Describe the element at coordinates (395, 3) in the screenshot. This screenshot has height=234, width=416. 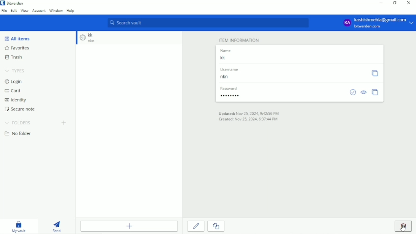
I see `Restore down` at that location.